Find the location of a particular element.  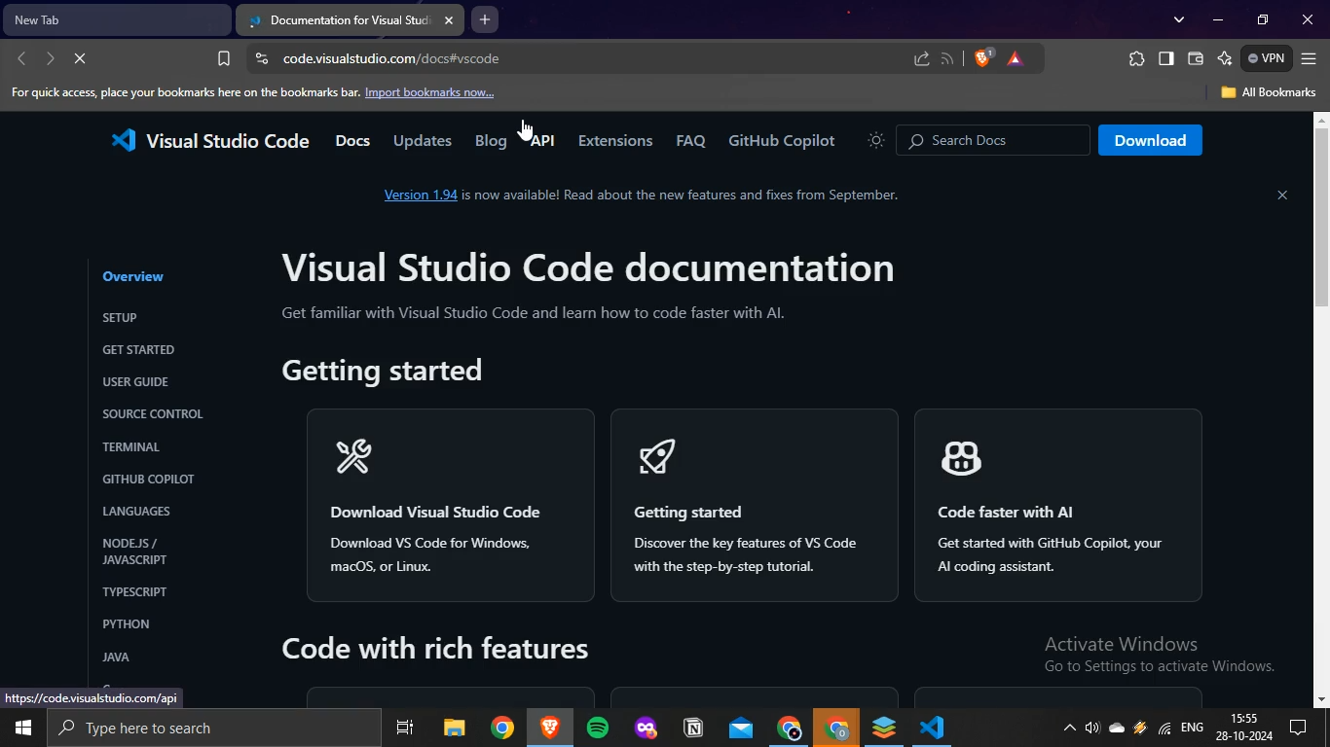

xR

Download Visual Studio Code
Download VS Code for Windows,
macOs, or Linux. is located at coordinates (450, 508).